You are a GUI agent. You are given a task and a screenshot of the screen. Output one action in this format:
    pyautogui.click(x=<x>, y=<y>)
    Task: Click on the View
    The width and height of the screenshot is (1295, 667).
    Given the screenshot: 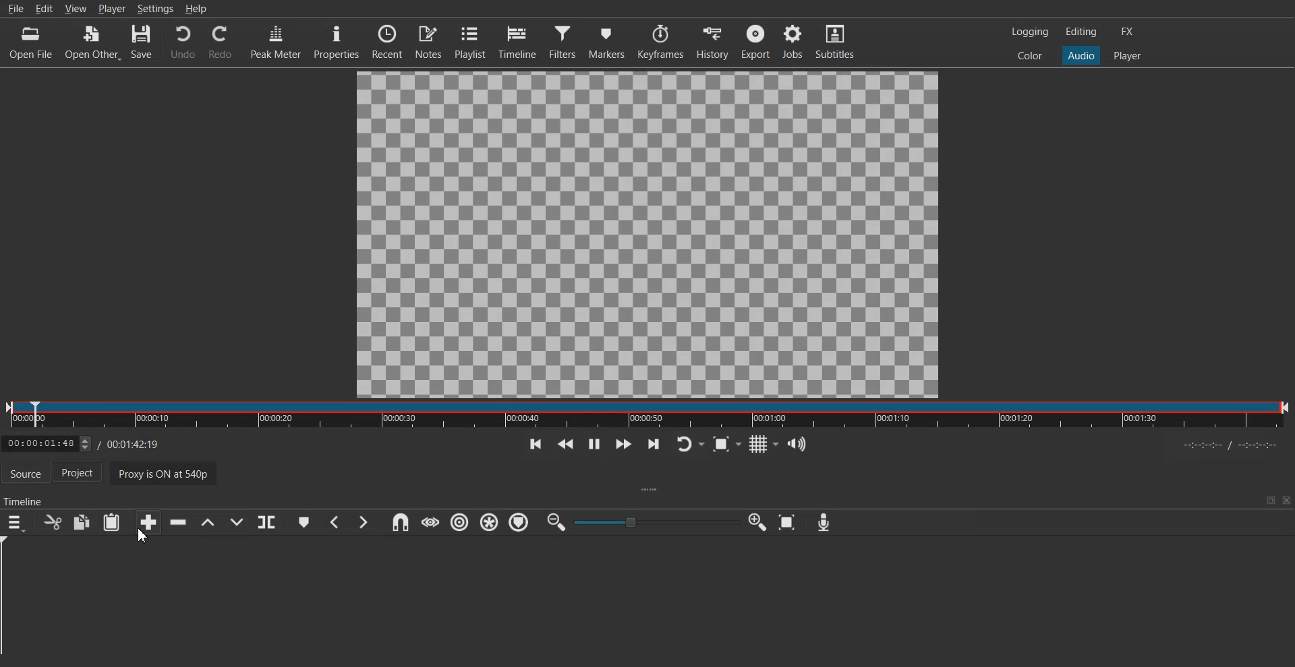 What is the action you would take?
    pyautogui.click(x=76, y=8)
    